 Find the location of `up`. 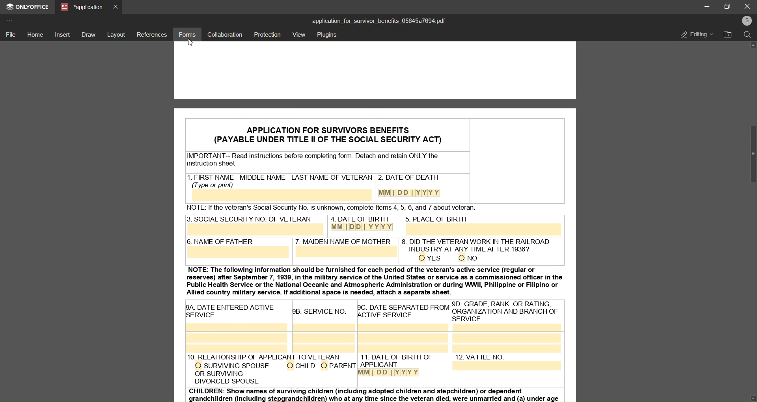

up is located at coordinates (753, 46).